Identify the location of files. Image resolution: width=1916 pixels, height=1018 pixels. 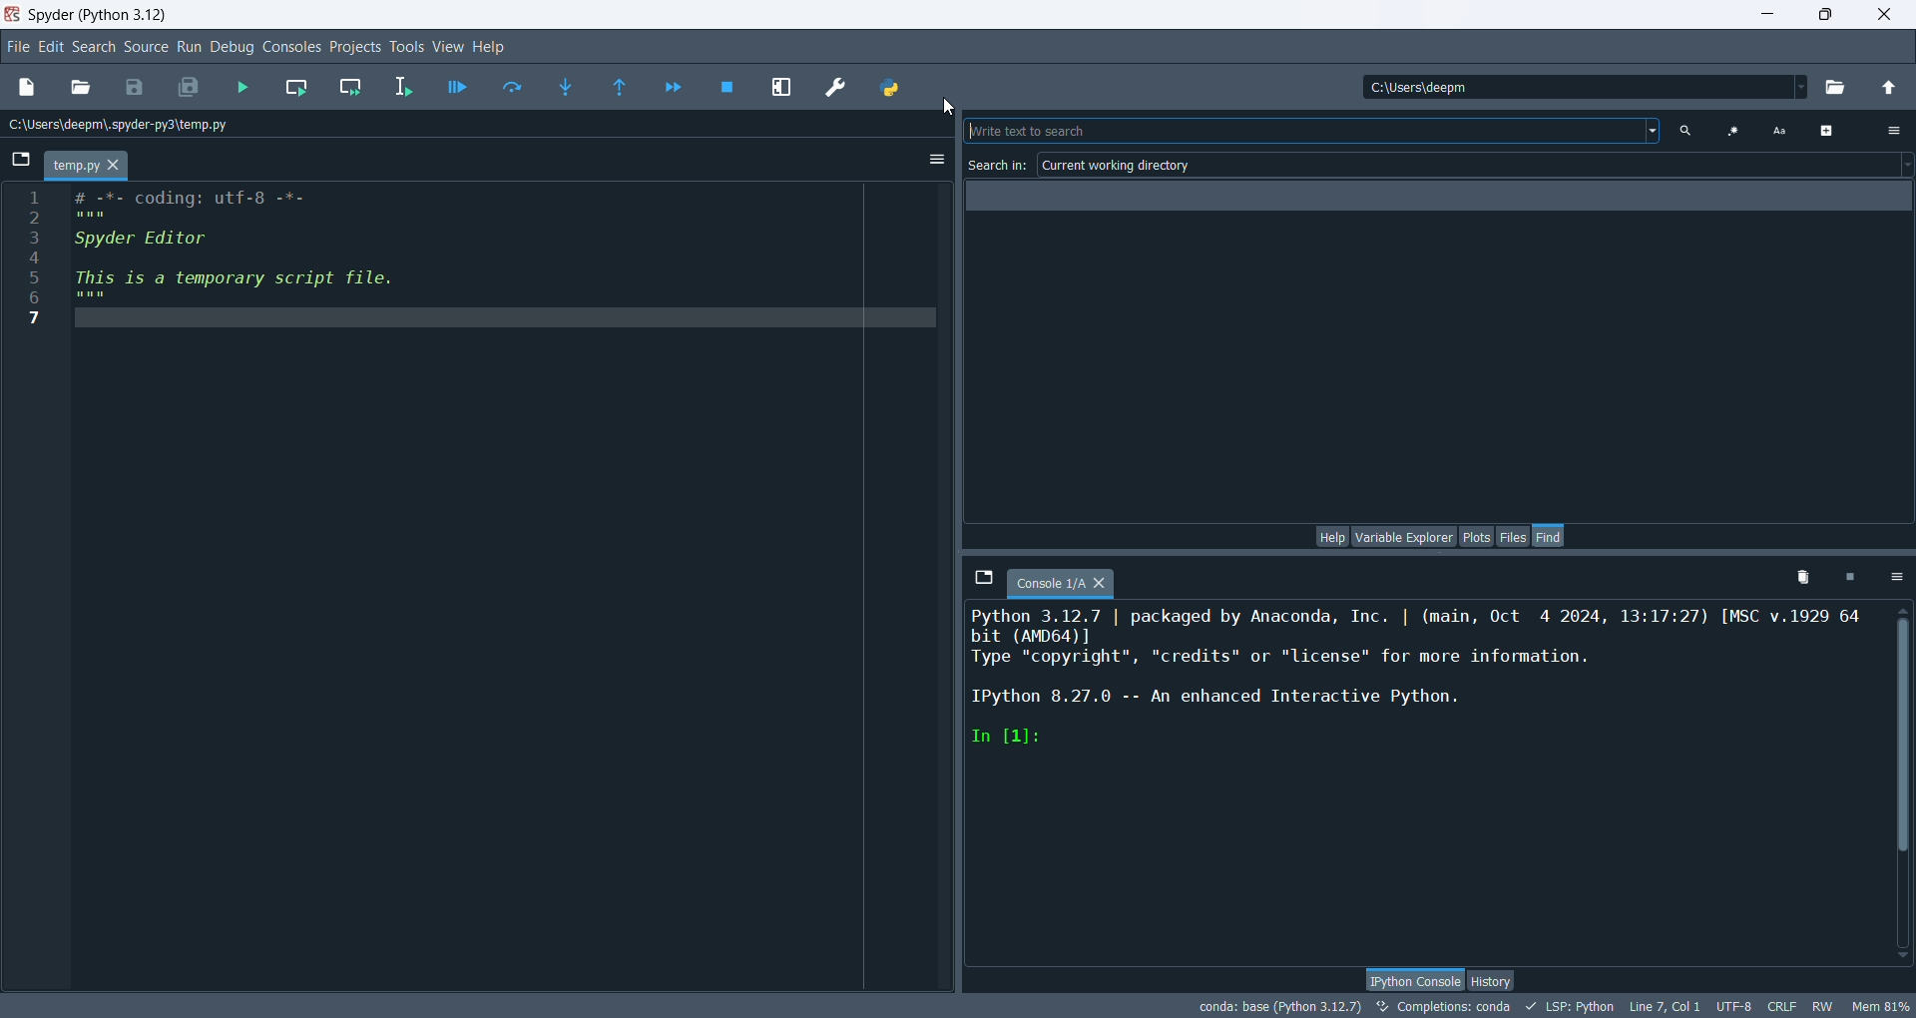
(1511, 536).